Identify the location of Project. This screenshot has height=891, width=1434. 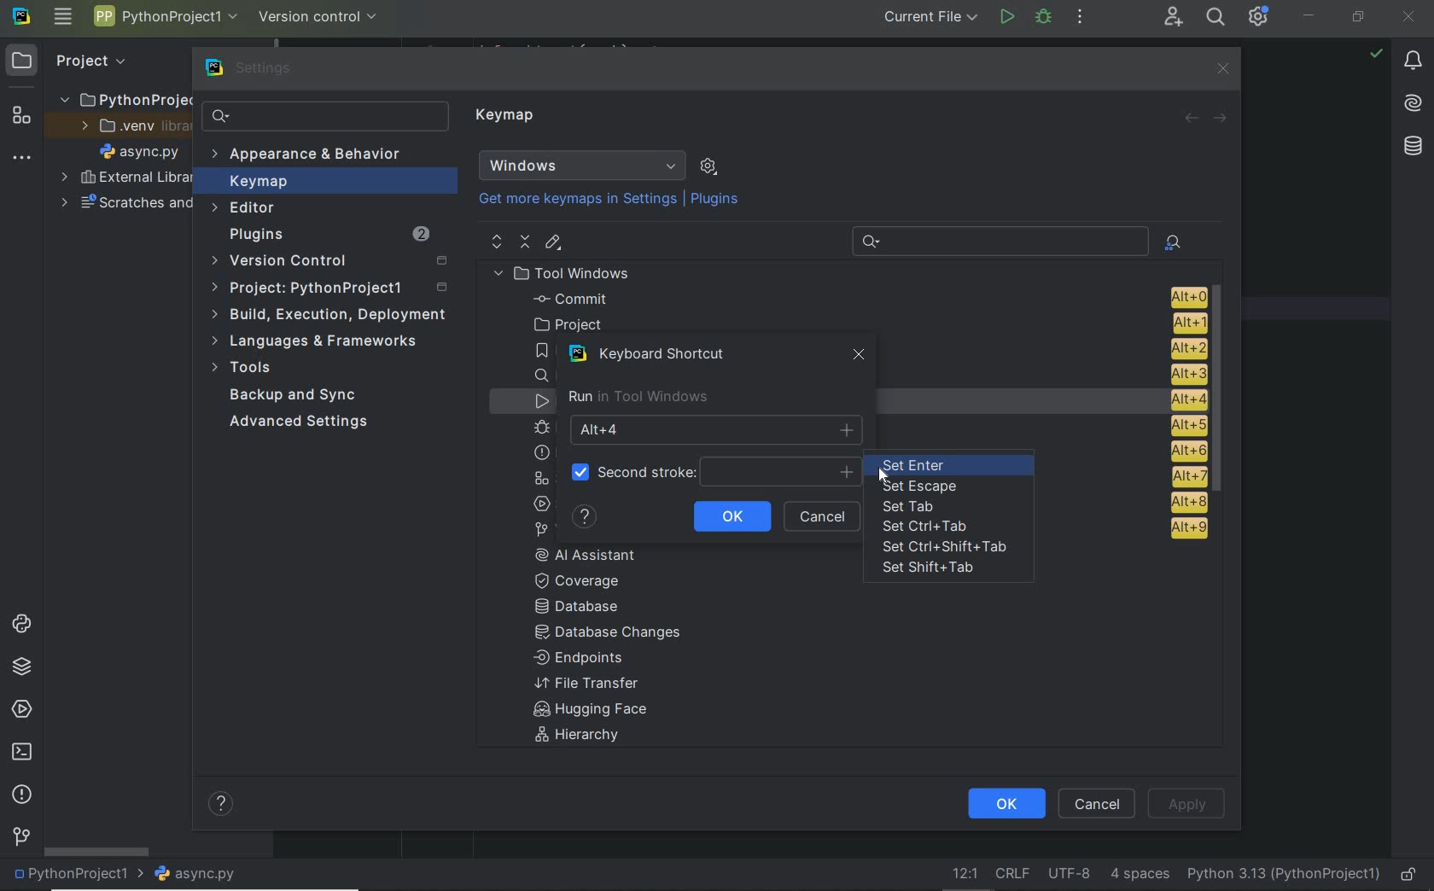
(333, 288).